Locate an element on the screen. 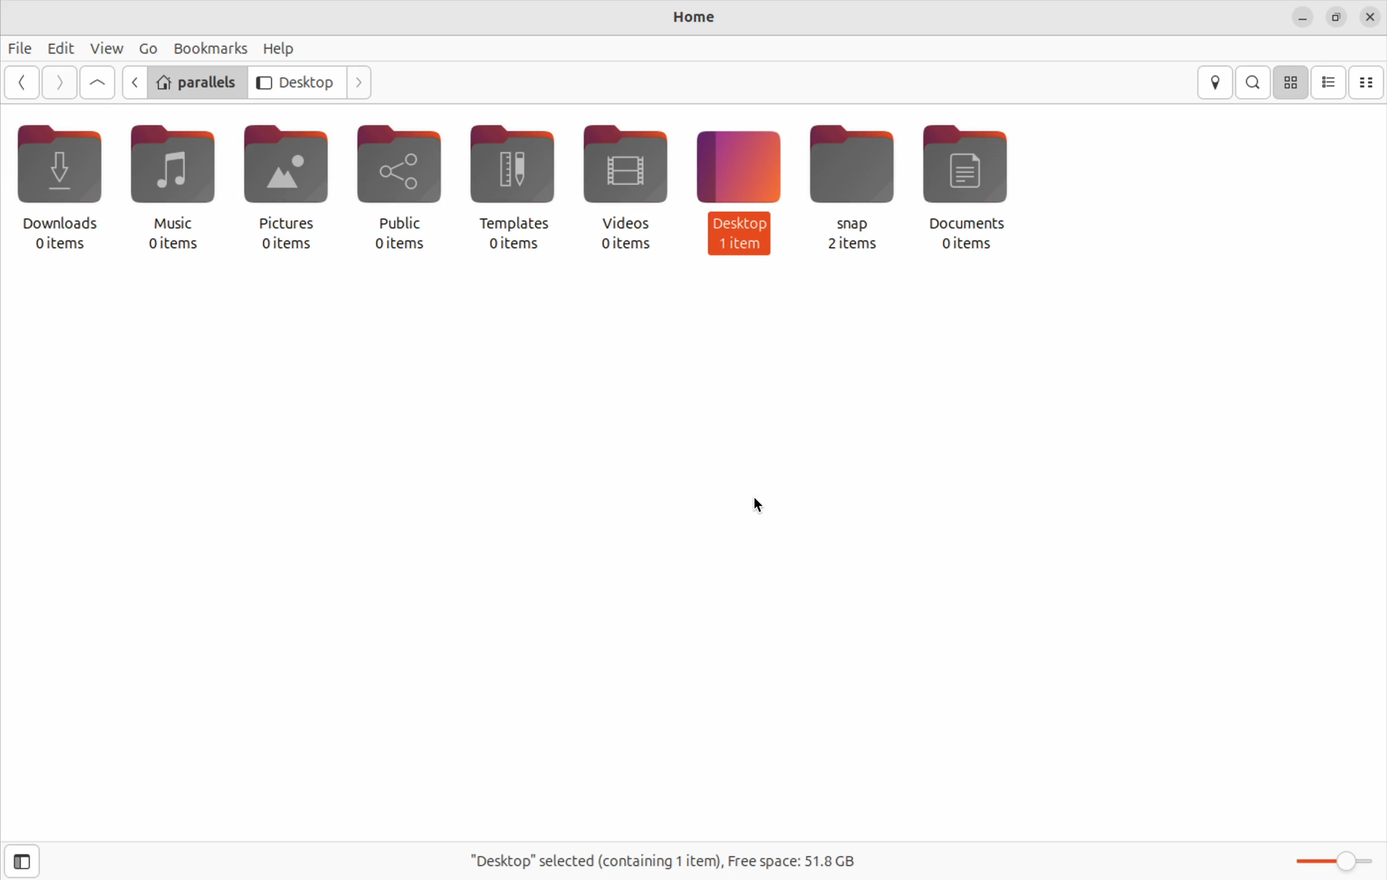 The width and height of the screenshot is (1387, 880). Go back is located at coordinates (130, 82).